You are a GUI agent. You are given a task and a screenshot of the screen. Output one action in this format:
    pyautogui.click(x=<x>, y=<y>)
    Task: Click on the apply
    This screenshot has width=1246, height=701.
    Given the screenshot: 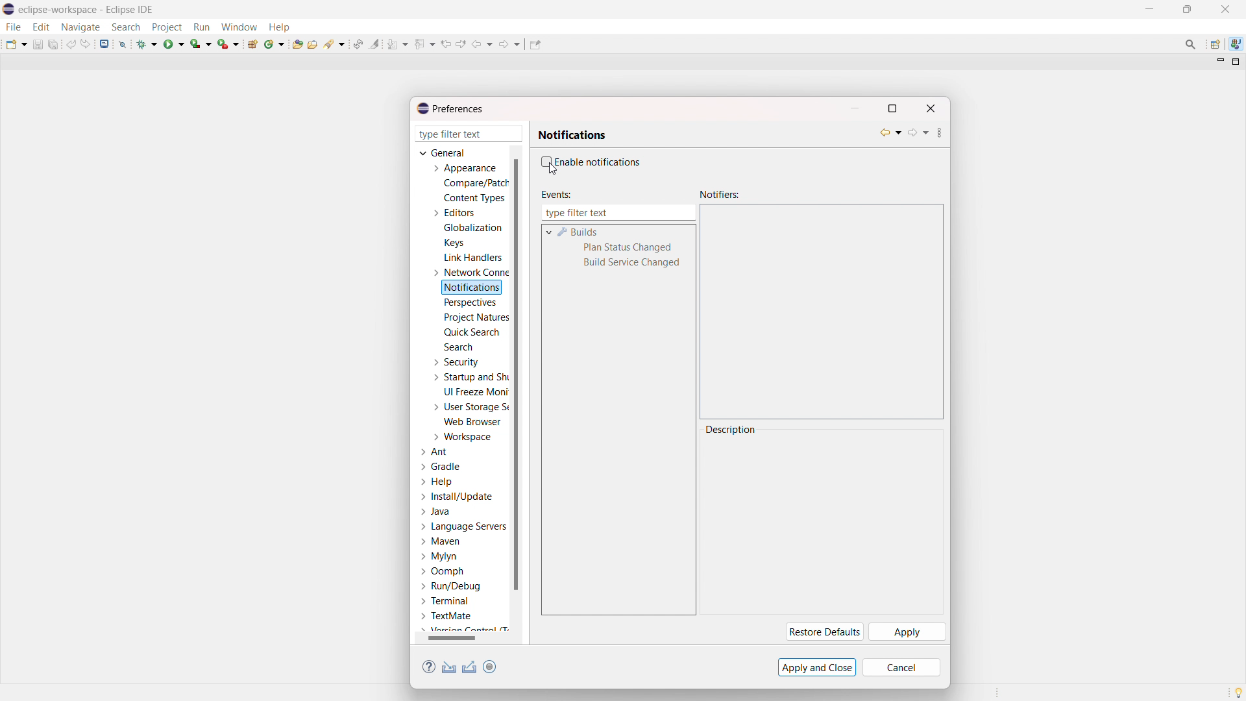 What is the action you would take?
    pyautogui.click(x=907, y=632)
    